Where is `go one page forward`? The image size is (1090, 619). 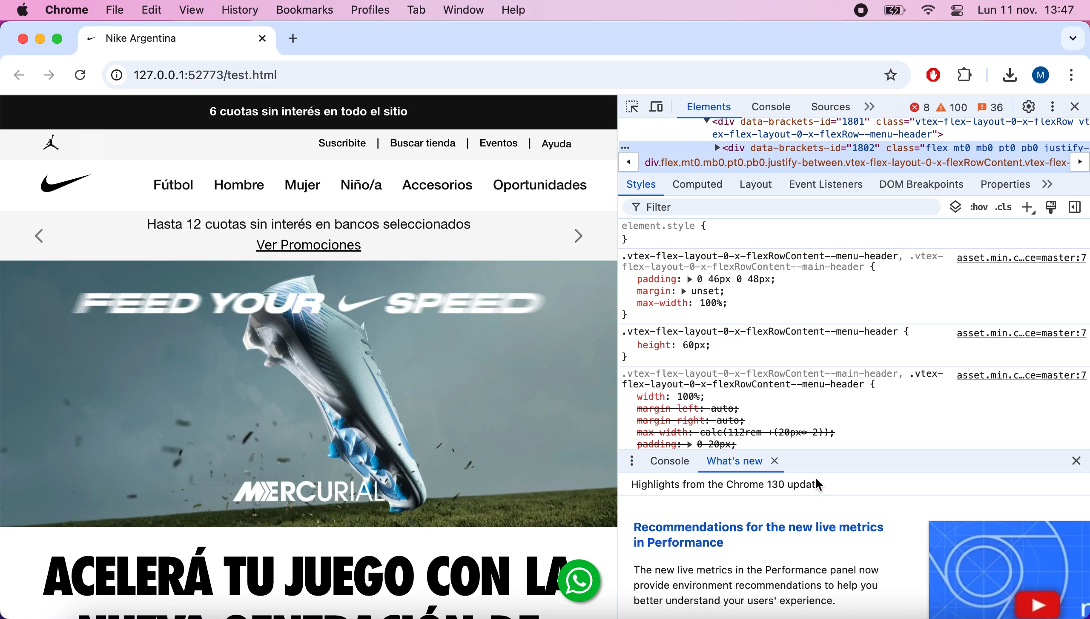
go one page forward is located at coordinates (49, 76).